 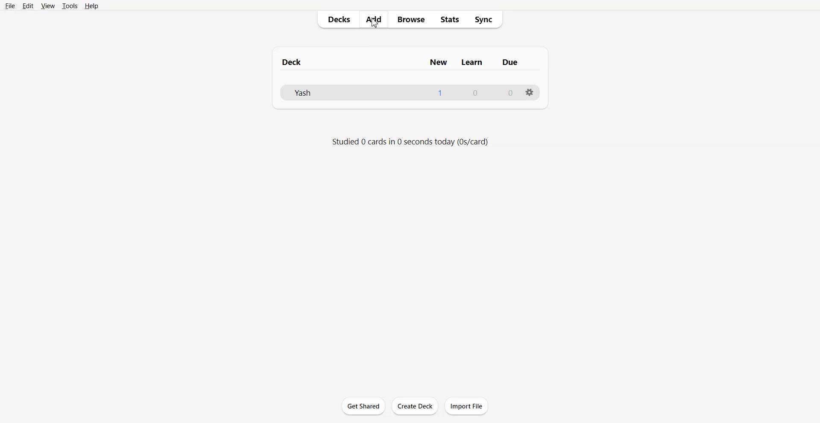 I want to click on Import File, so click(x=467, y=405).